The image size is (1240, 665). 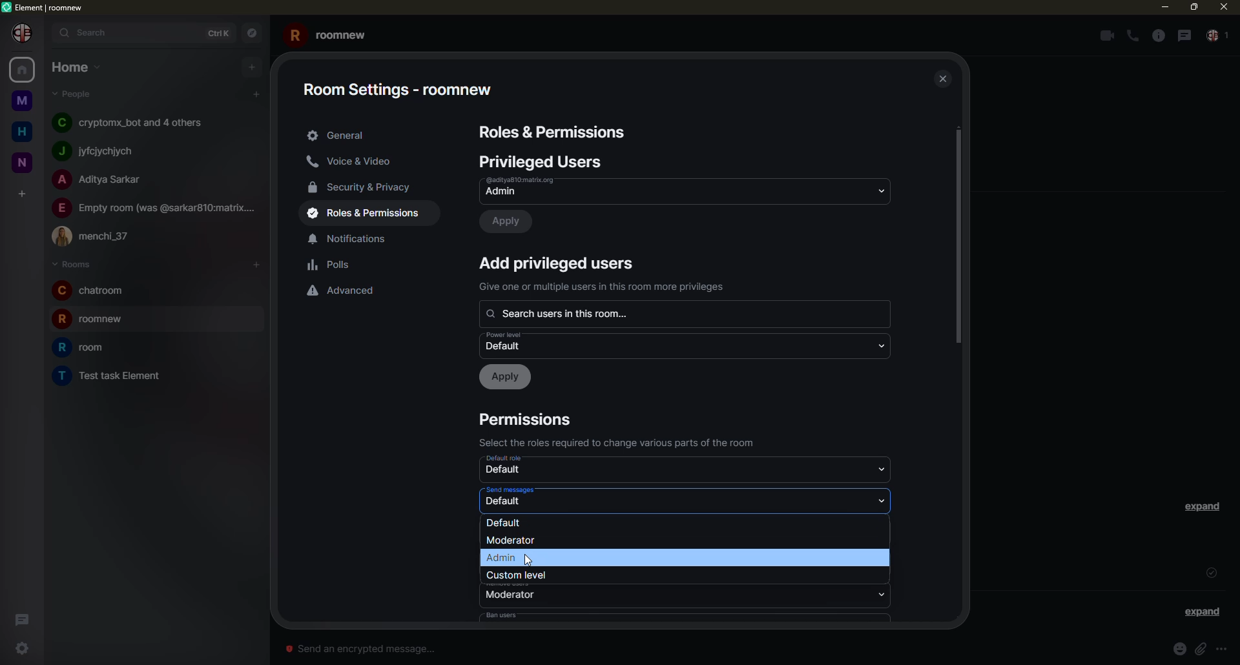 I want to click on home, so click(x=76, y=67).